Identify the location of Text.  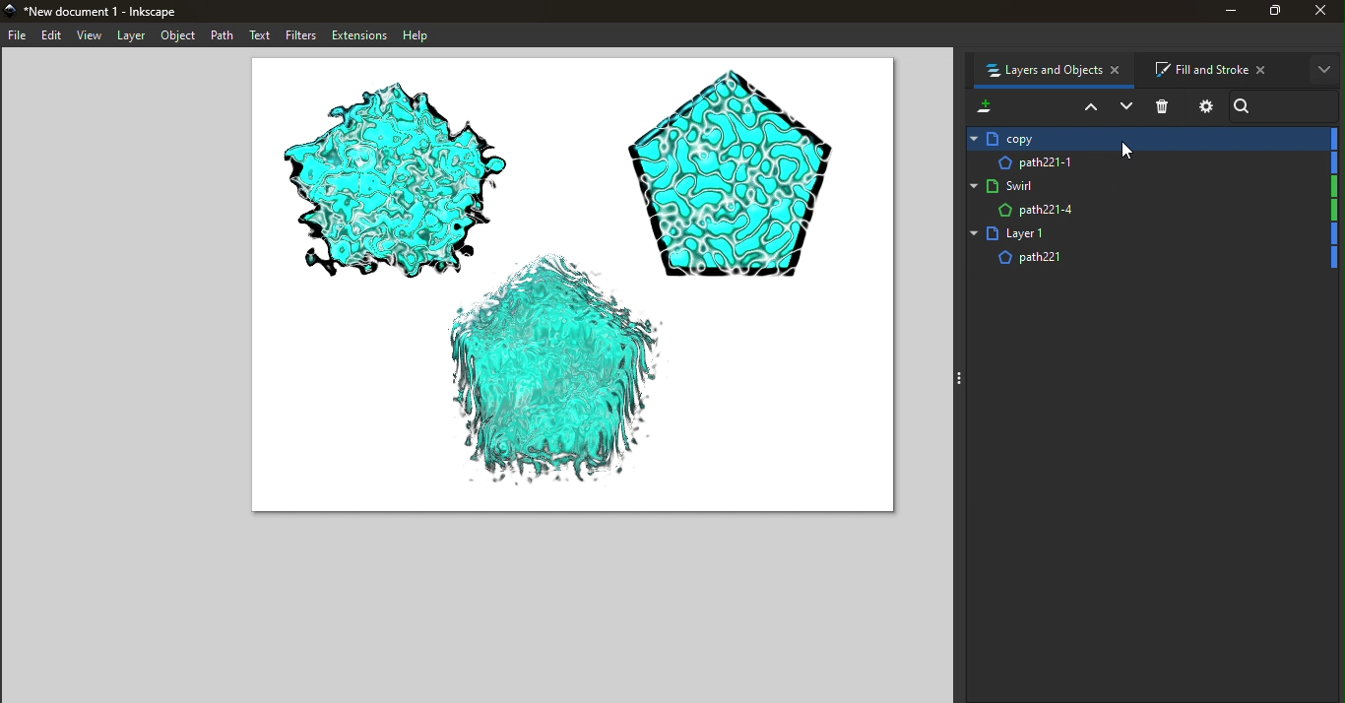
(260, 35).